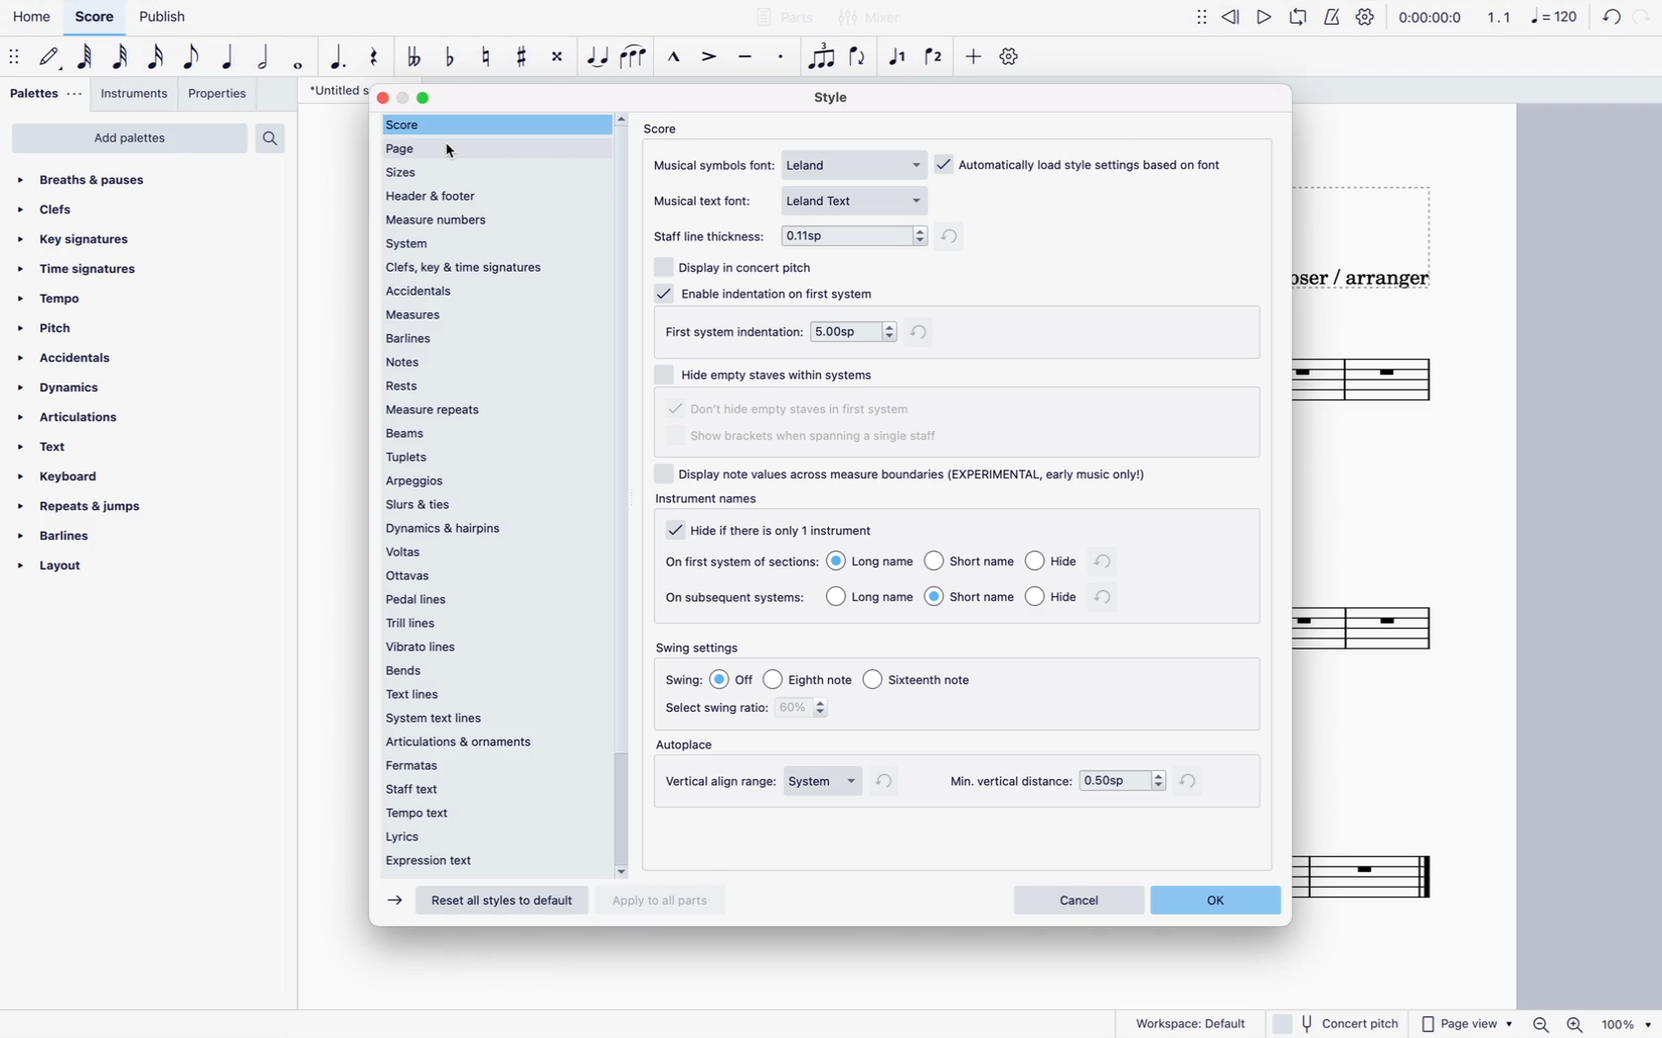 The width and height of the screenshot is (1662, 1038). Describe the element at coordinates (1230, 22) in the screenshot. I see `rewind` at that location.